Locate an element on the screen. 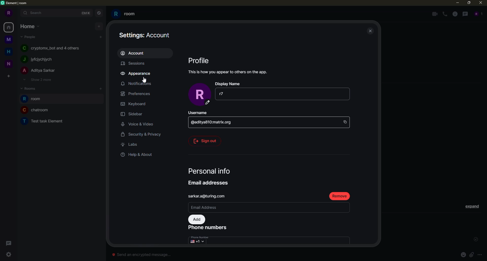 This screenshot has height=261, width=487. room is located at coordinates (34, 99).